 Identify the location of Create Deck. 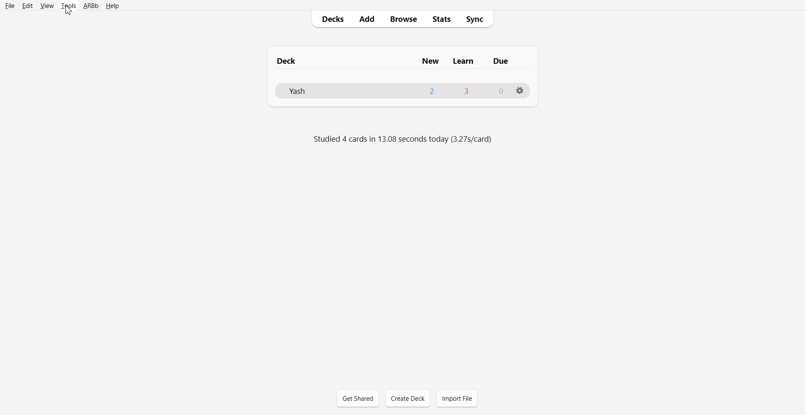
(408, 399).